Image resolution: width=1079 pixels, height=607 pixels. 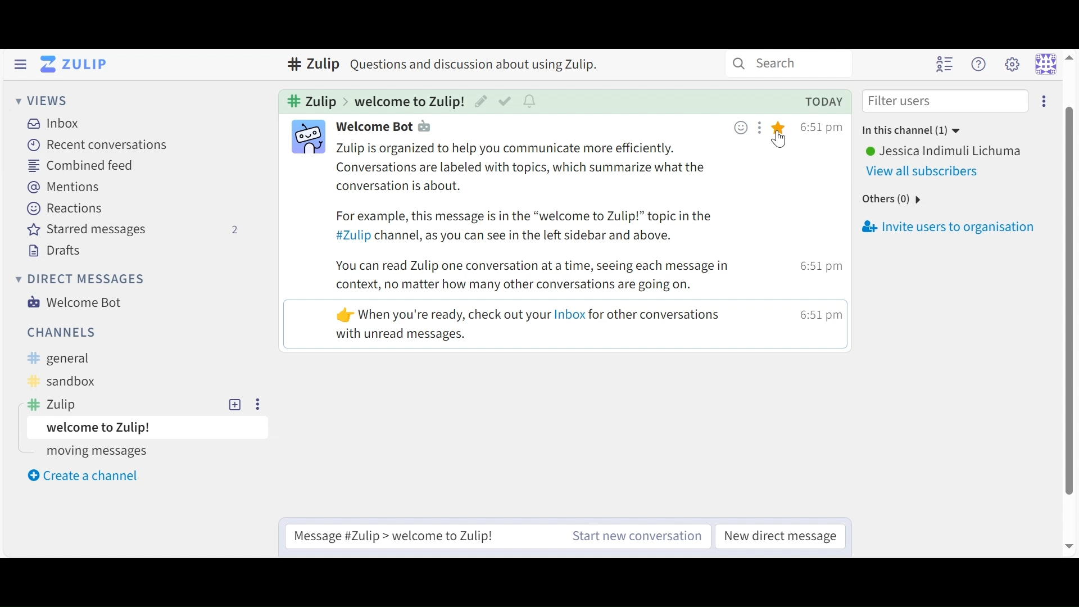 I want to click on Welcome Bot, so click(x=75, y=303).